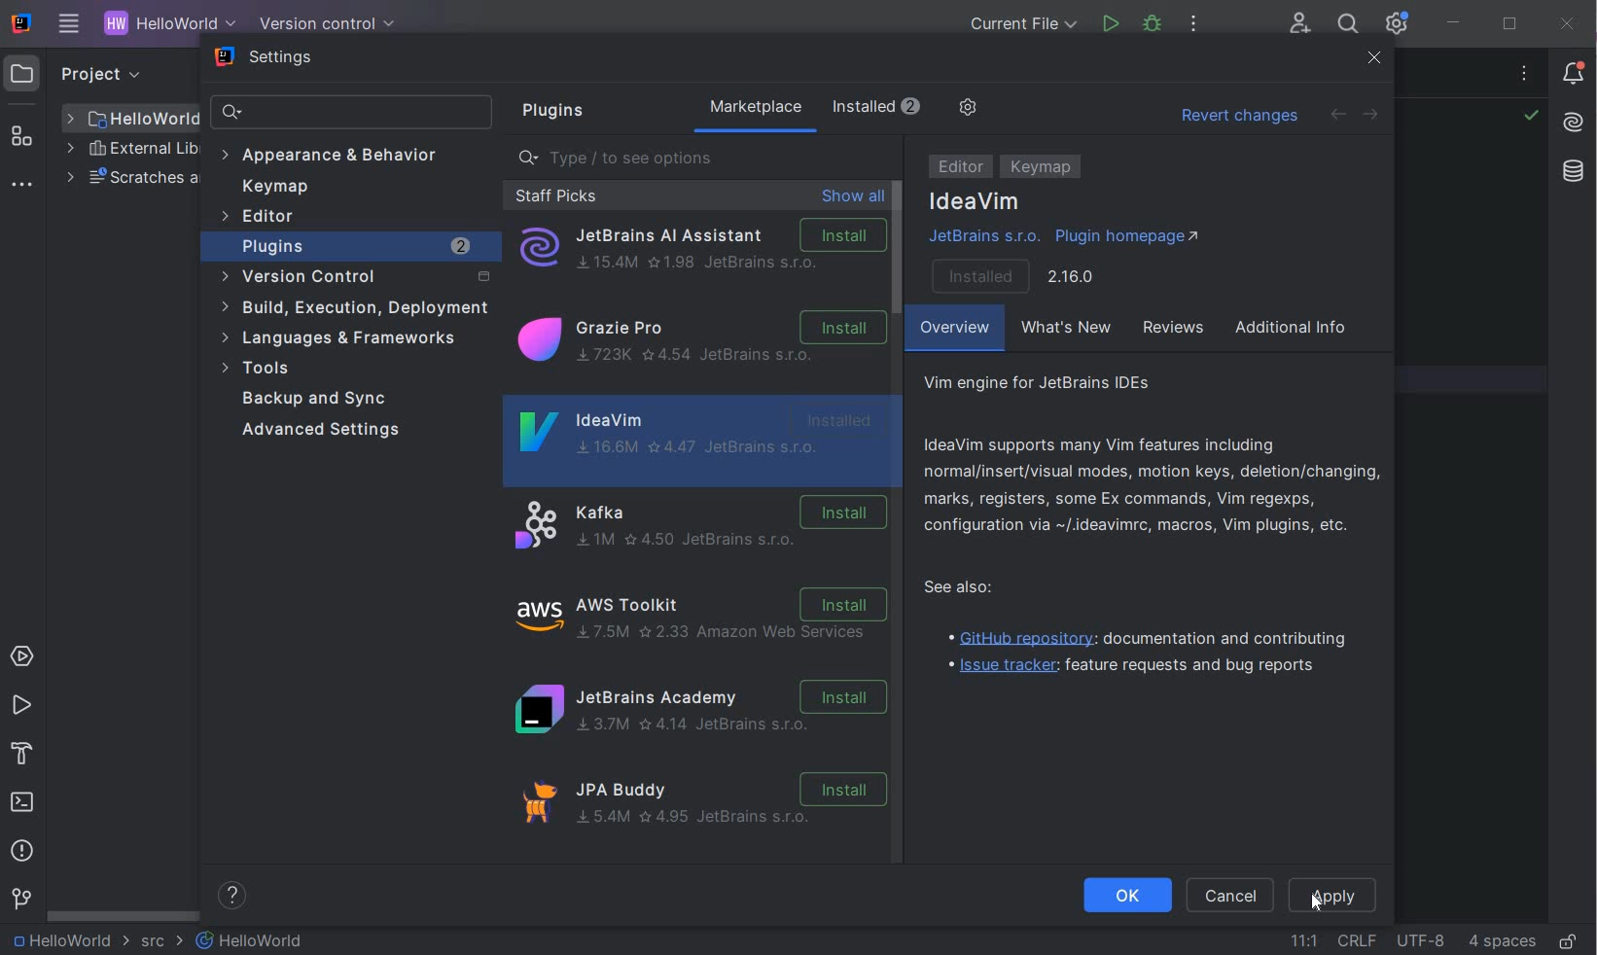 The image size is (1597, 955). Describe the element at coordinates (549, 112) in the screenshot. I see `plugins` at that location.